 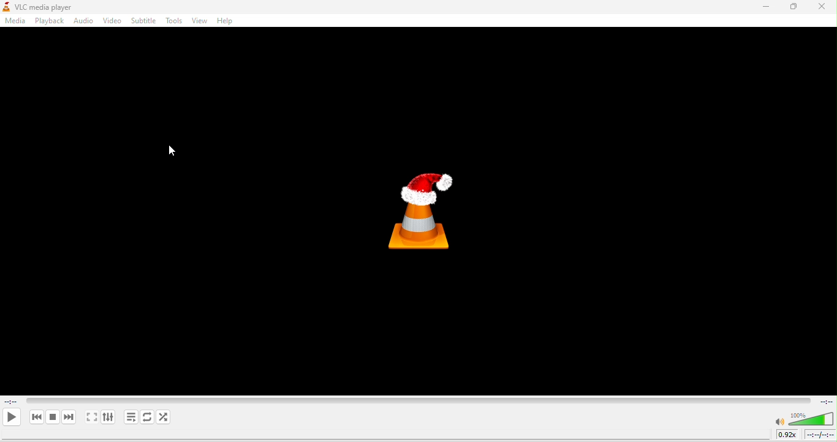 What do you see at coordinates (175, 20) in the screenshot?
I see `tools` at bounding box center [175, 20].